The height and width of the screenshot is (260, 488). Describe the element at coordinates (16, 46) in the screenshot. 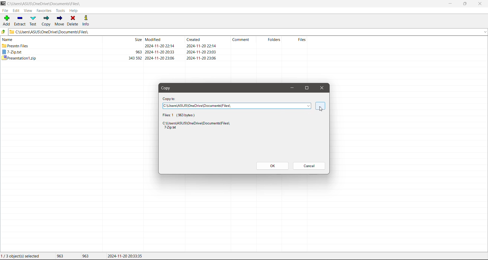

I see `Presntn Files` at that location.